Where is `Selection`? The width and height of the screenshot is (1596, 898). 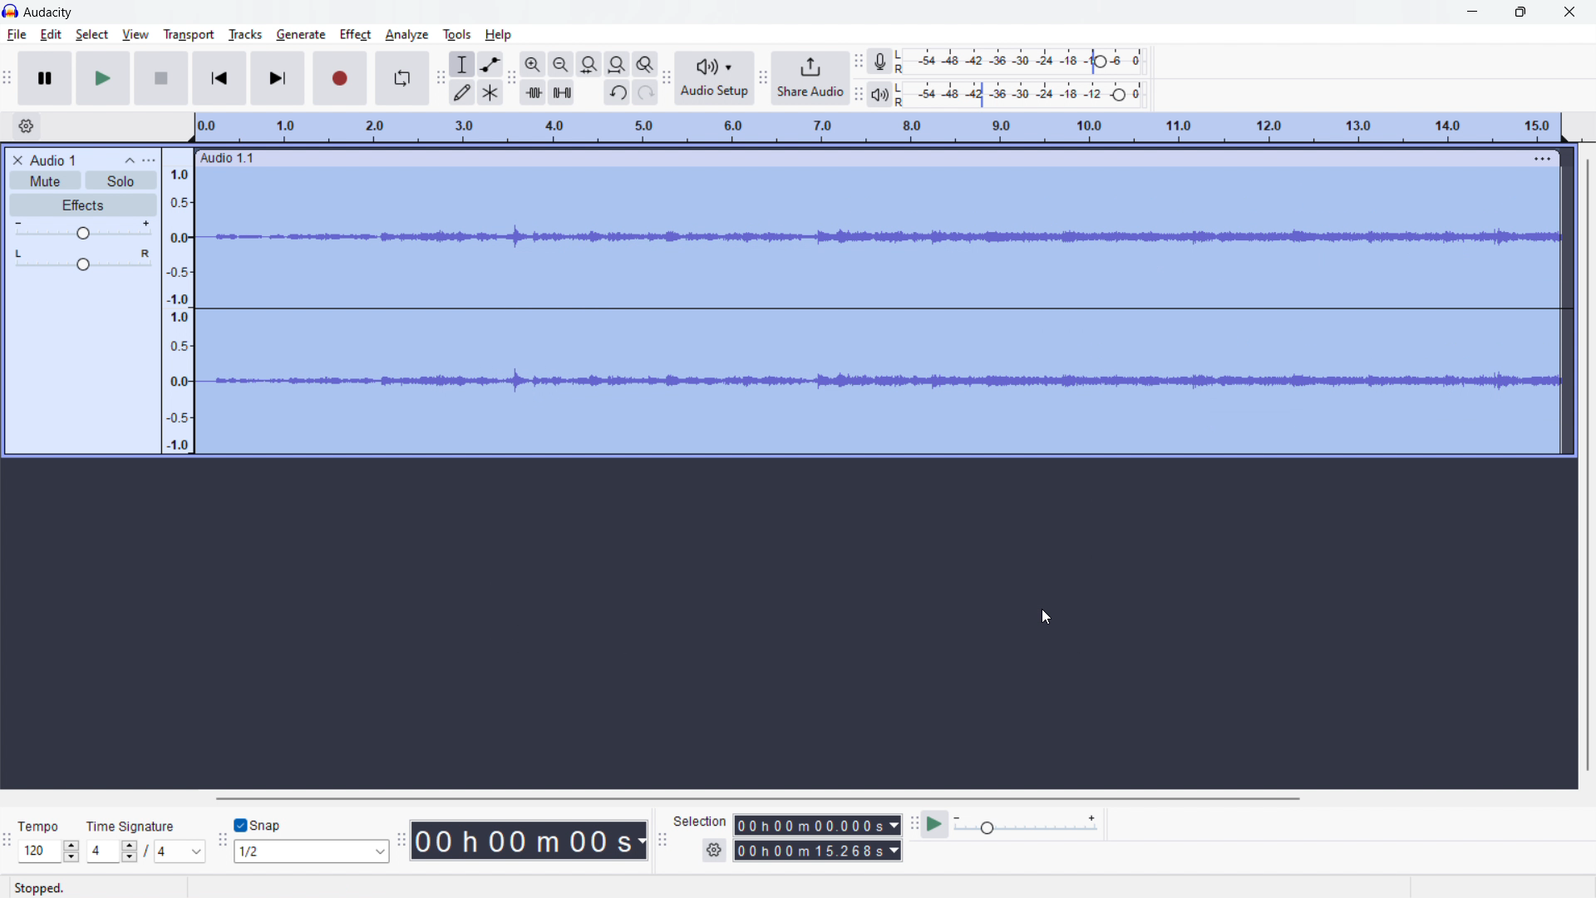 Selection is located at coordinates (700, 819).